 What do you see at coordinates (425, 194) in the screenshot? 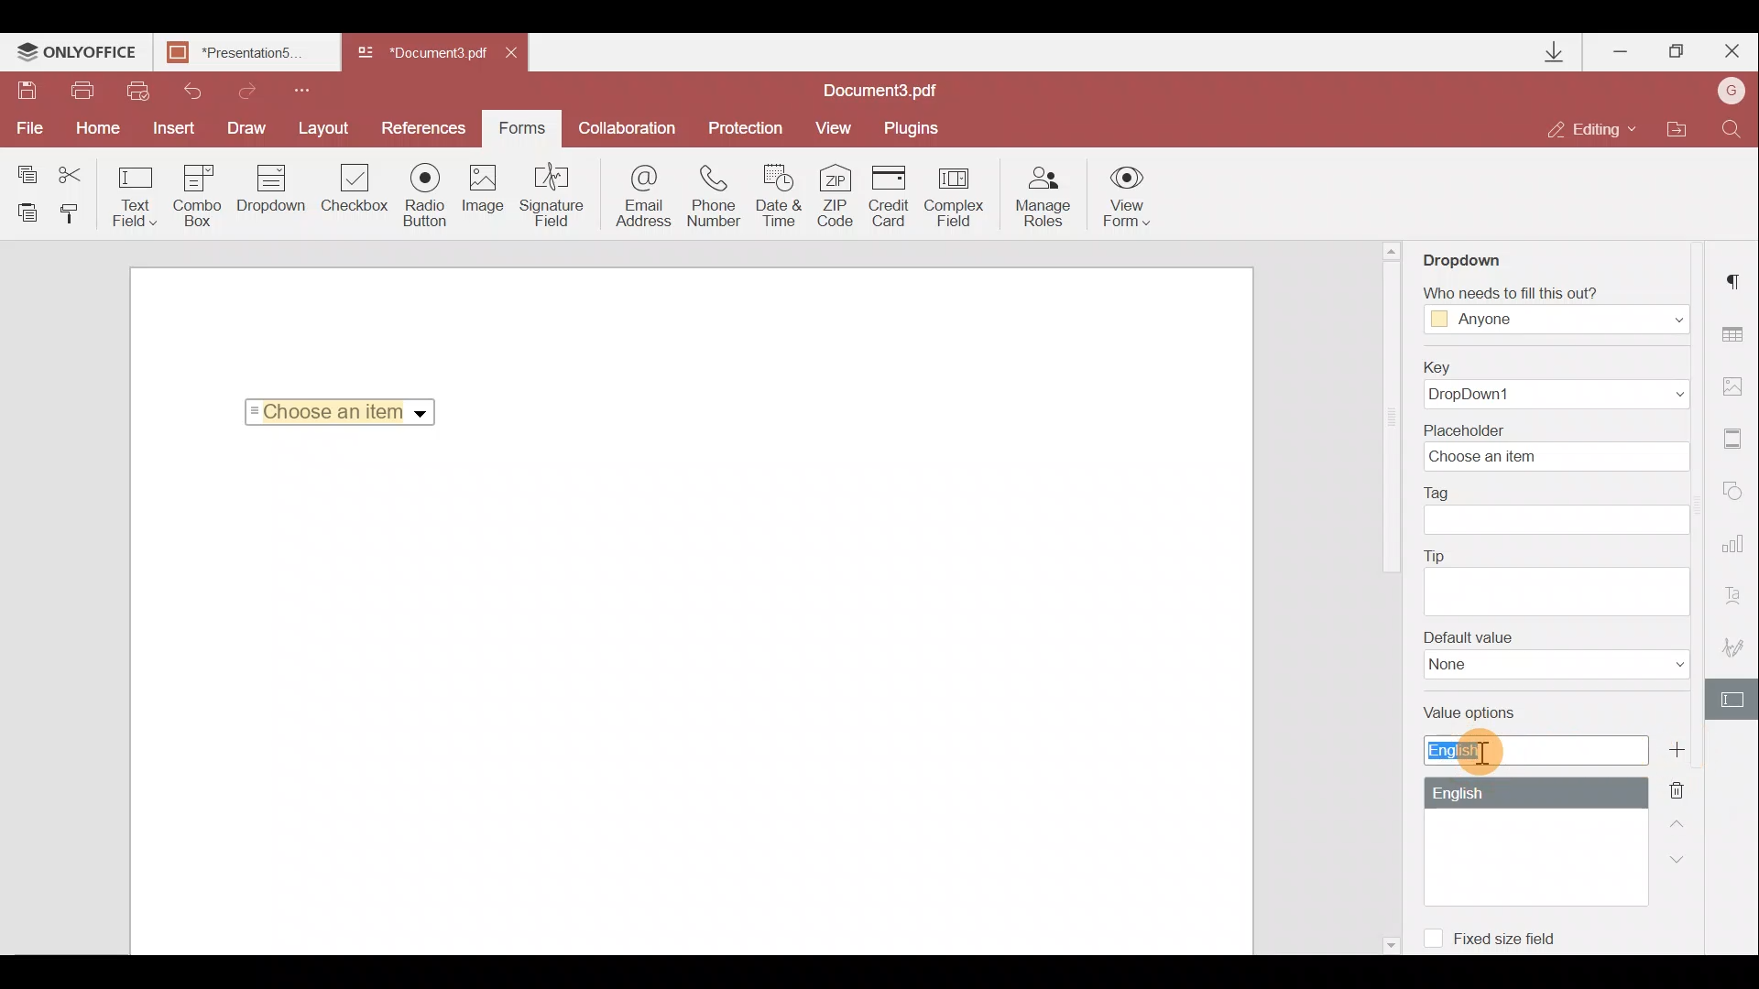
I see `Radio button` at bounding box center [425, 194].